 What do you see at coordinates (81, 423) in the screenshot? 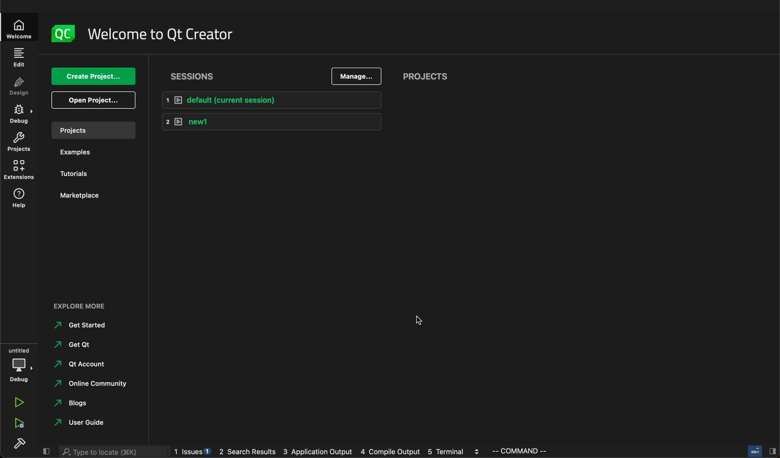
I see `use guide` at bounding box center [81, 423].